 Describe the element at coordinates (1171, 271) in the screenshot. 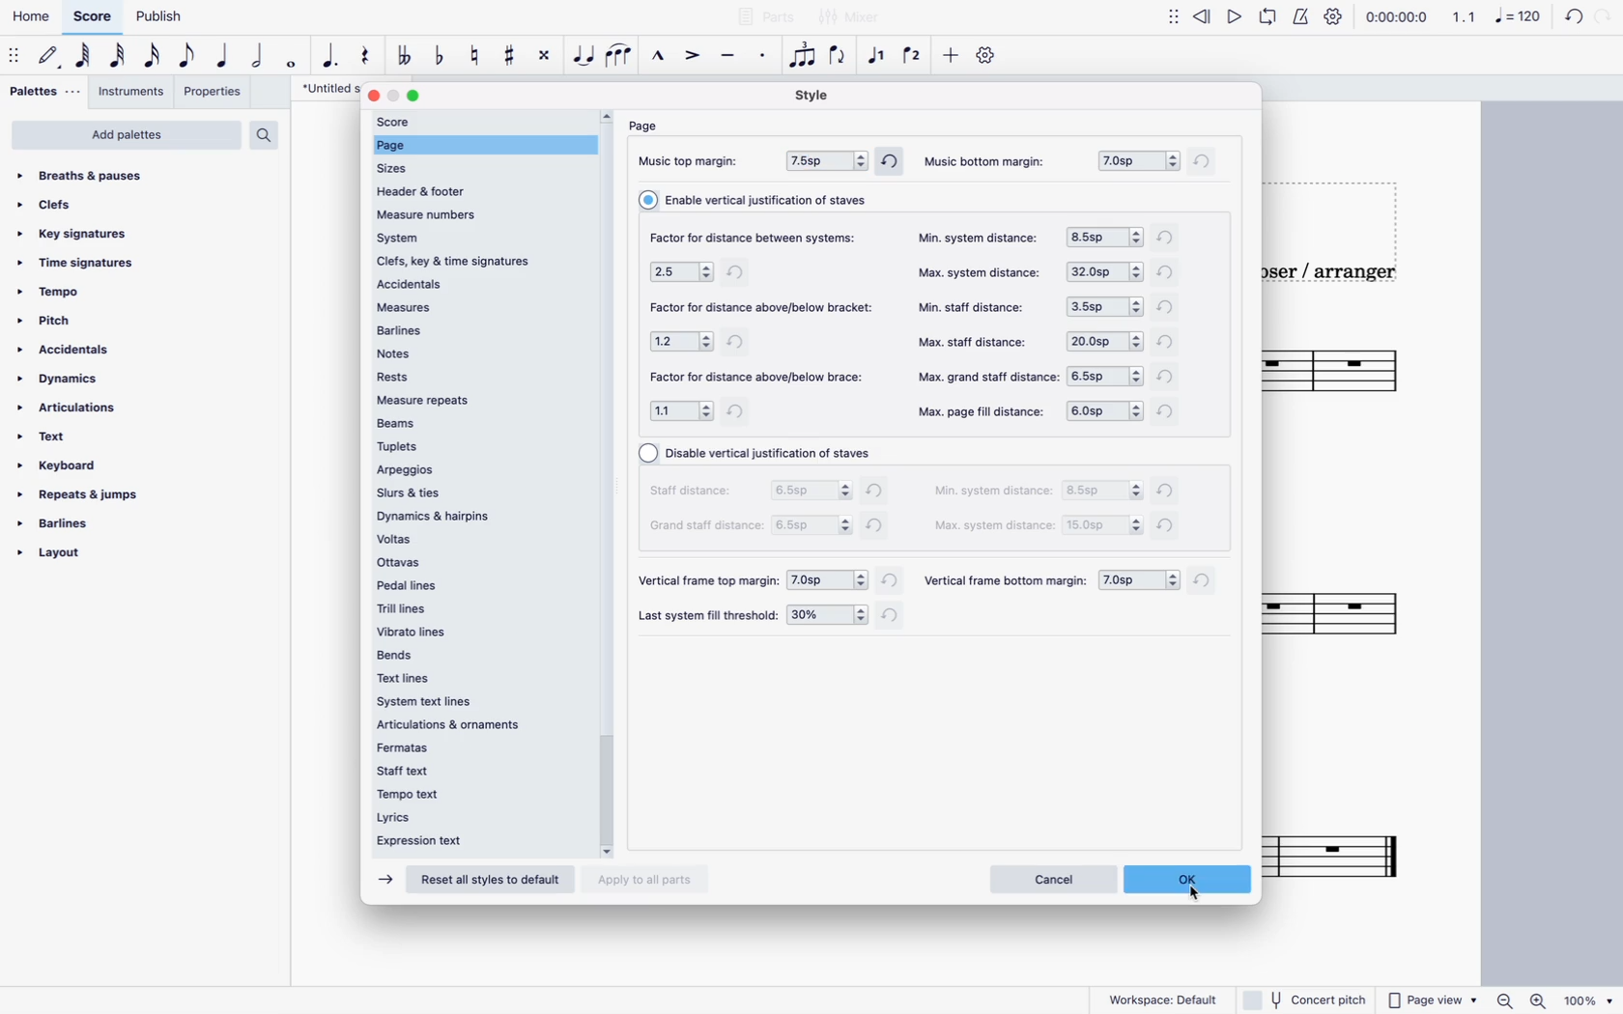

I see `refresh` at that location.